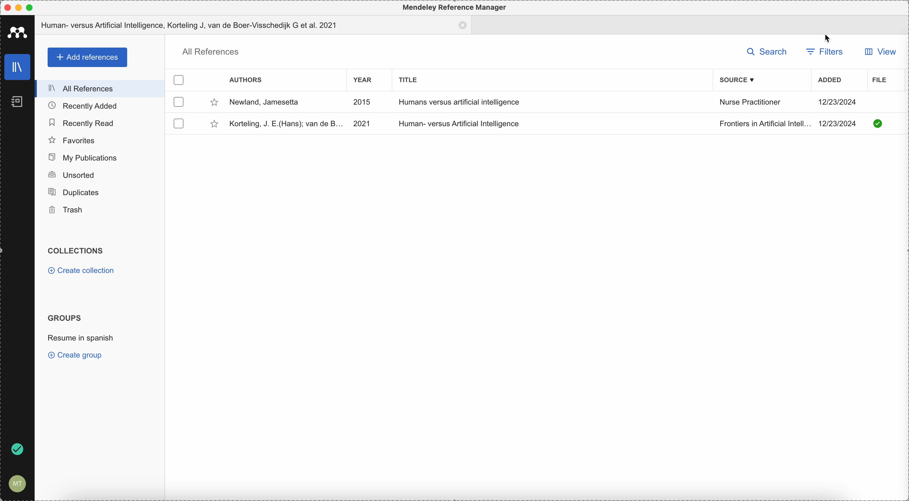 The image size is (909, 501). Describe the element at coordinates (20, 448) in the screenshot. I see `sync done` at that location.